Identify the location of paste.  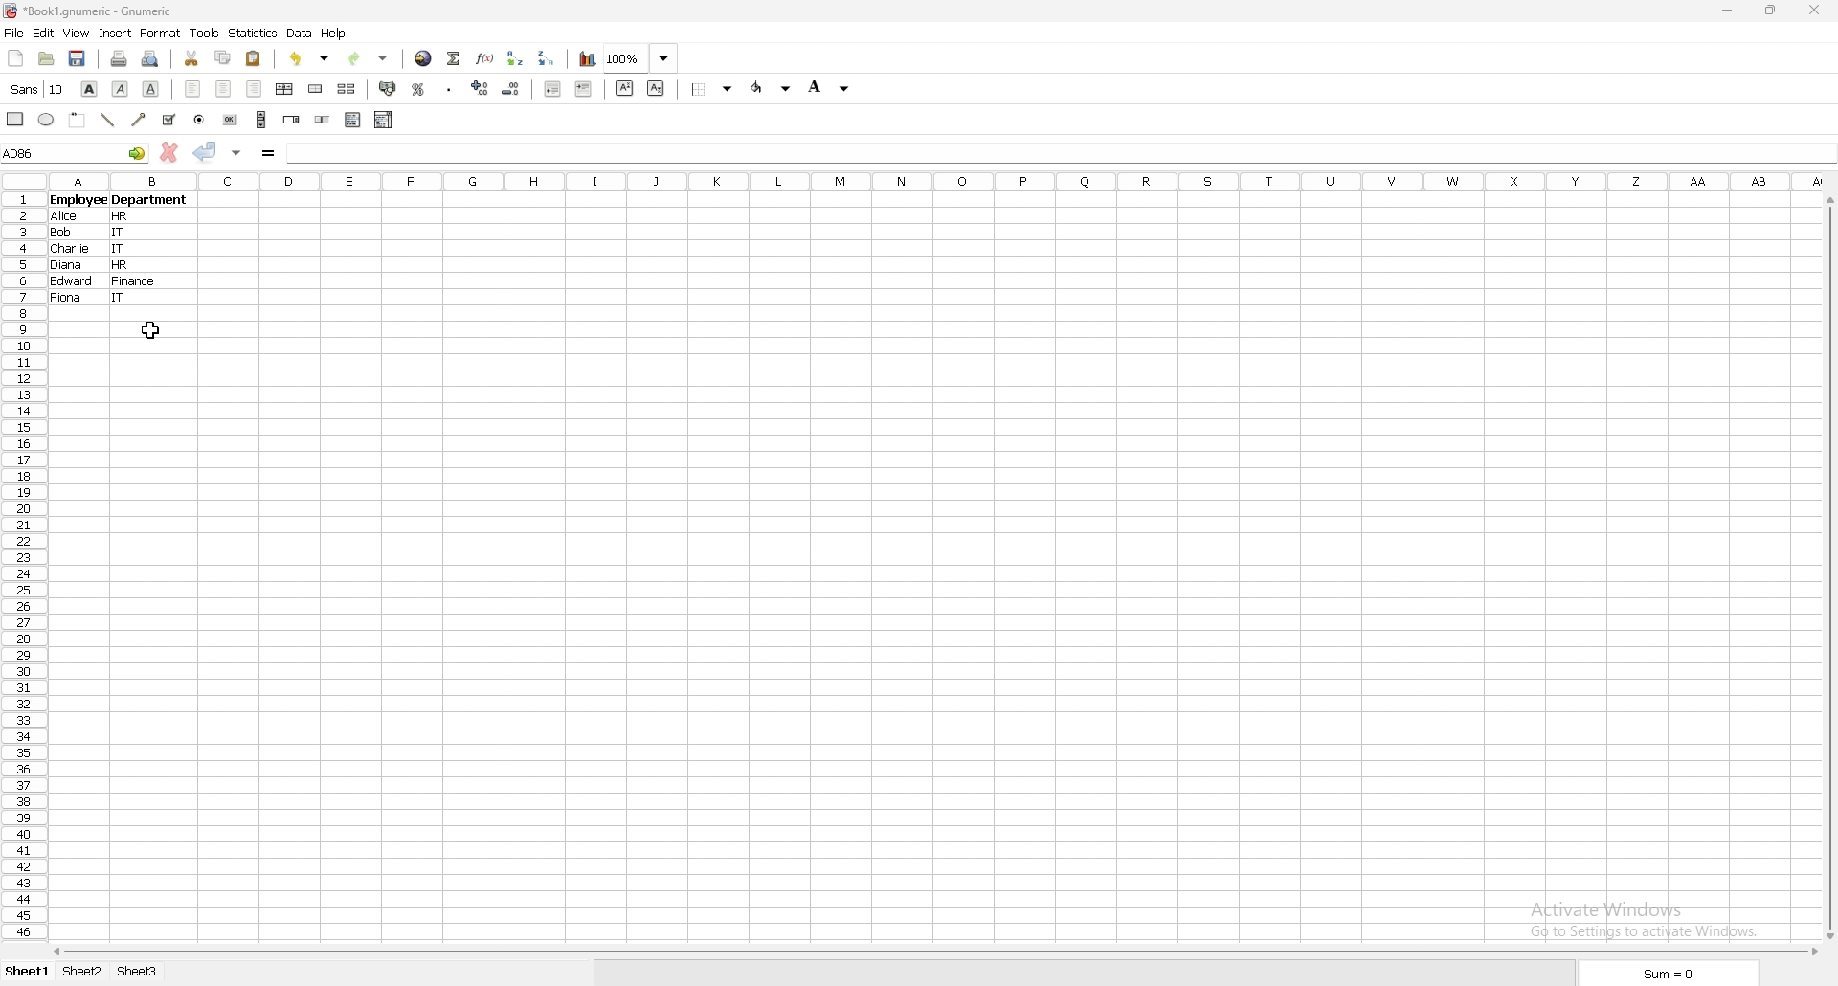
(255, 58).